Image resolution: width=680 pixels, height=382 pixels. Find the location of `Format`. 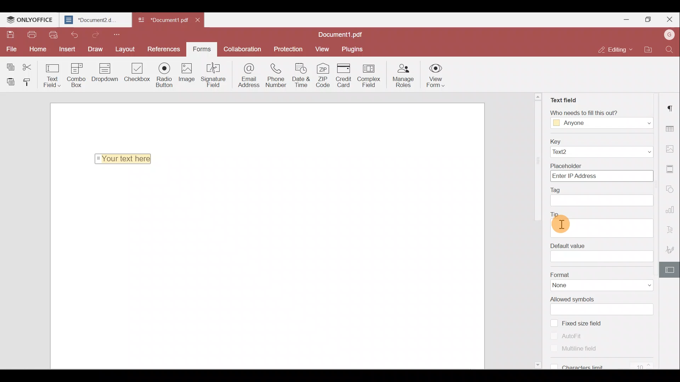

Format is located at coordinates (602, 274).